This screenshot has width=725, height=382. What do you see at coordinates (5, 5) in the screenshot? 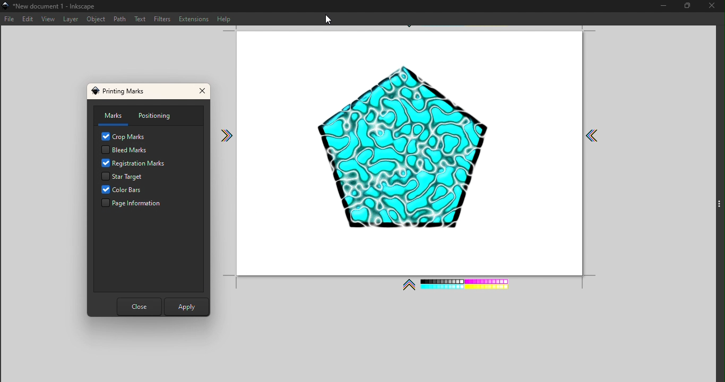
I see `app Icon` at bounding box center [5, 5].